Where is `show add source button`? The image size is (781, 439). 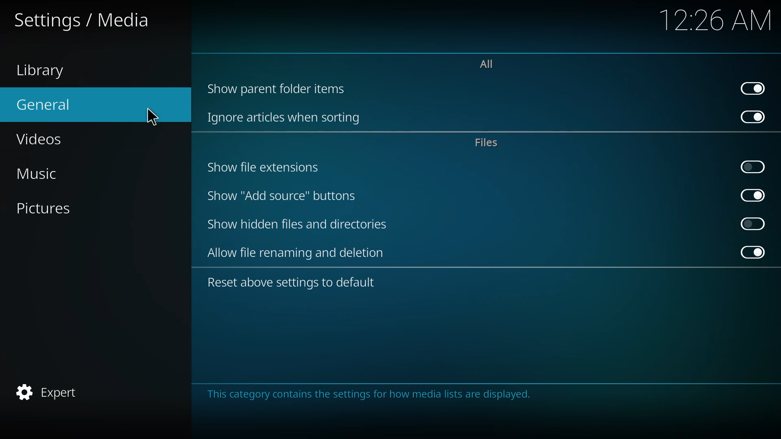 show add source button is located at coordinates (282, 196).